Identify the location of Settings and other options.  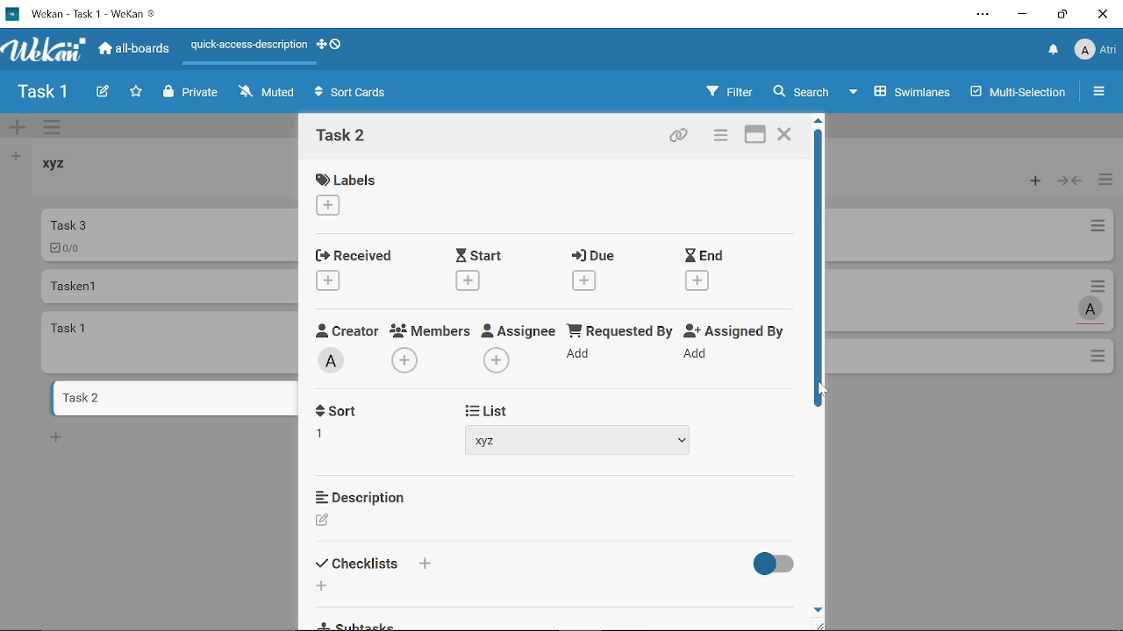
(984, 16).